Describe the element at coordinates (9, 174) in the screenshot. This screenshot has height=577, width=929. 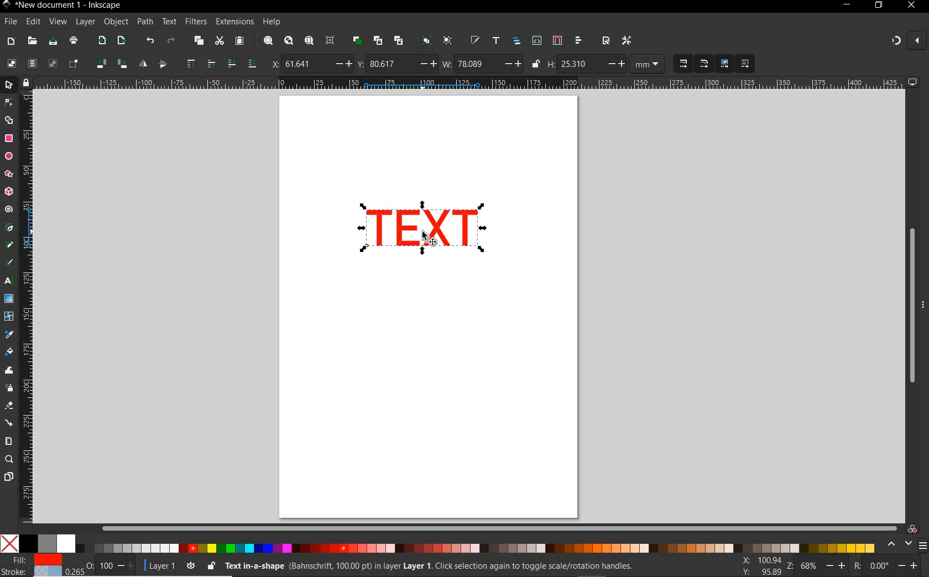
I see `star tool` at that location.